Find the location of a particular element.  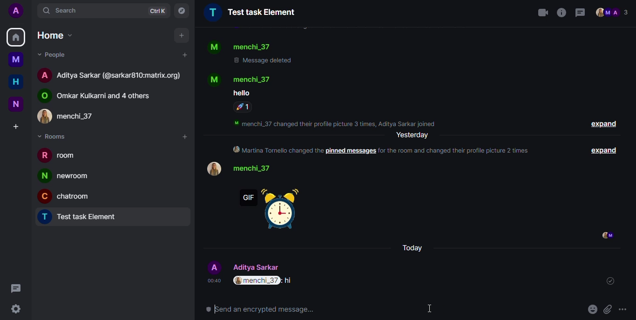

cursor is located at coordinates (430, 309).